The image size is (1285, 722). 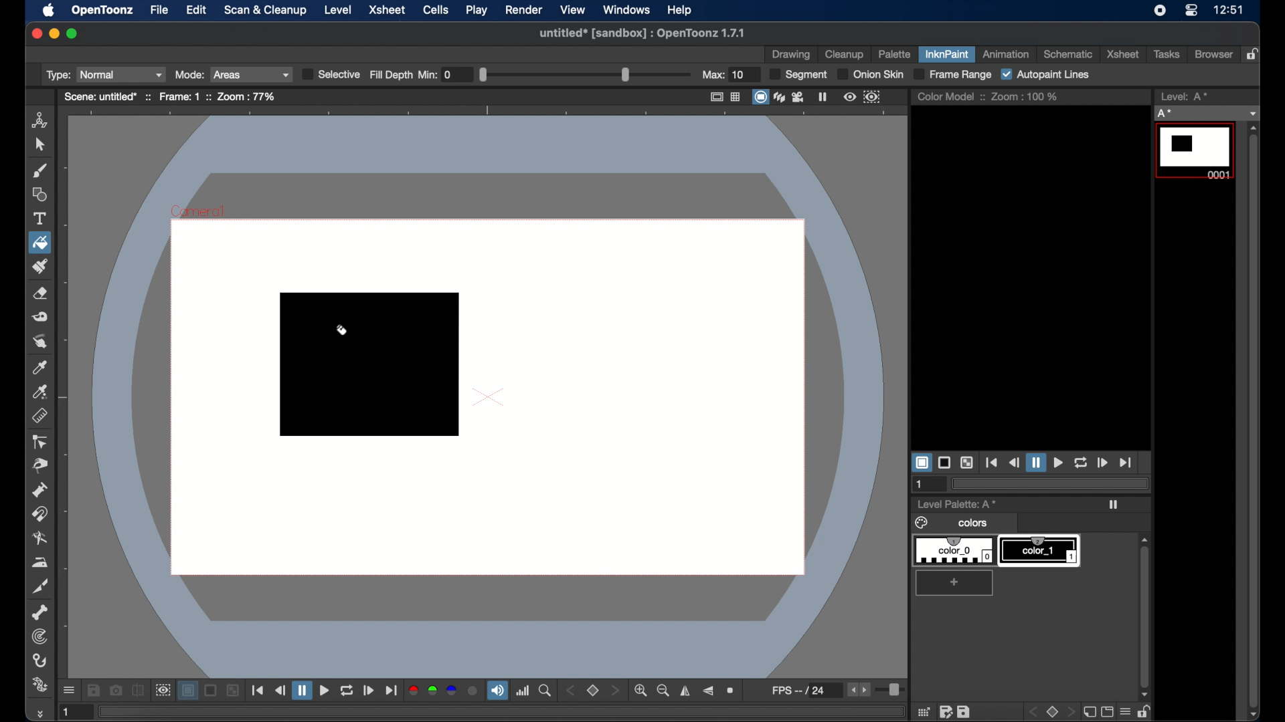 What do you see at coordinates (850, 97) in the screenshot?
I see `preview` at bounding box center [850, 97].